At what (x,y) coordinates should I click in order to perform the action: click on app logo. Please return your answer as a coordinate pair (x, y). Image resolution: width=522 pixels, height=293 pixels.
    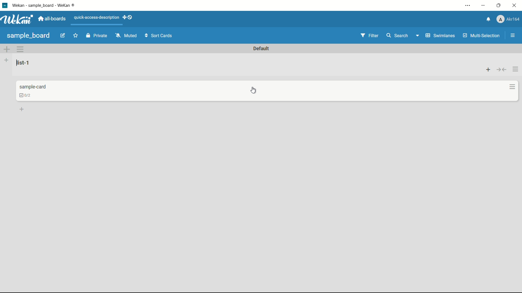
    Looking at the image, I should click on (19, 20).